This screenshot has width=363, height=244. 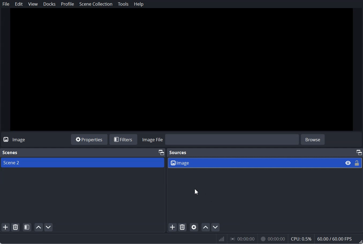 What do you see at coordinates (89, 139) in the screenshot?
I see `Properties` at bounding box center [89, 139].